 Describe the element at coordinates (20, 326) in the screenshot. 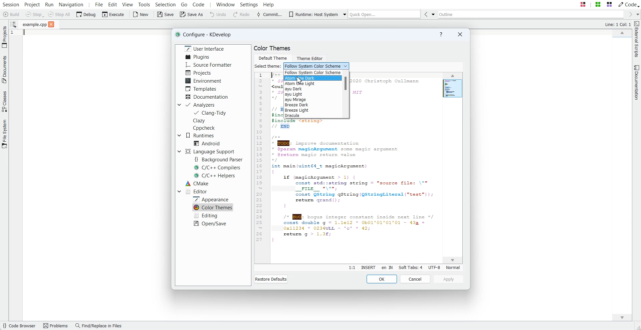

I see `Code Browser` at that location.